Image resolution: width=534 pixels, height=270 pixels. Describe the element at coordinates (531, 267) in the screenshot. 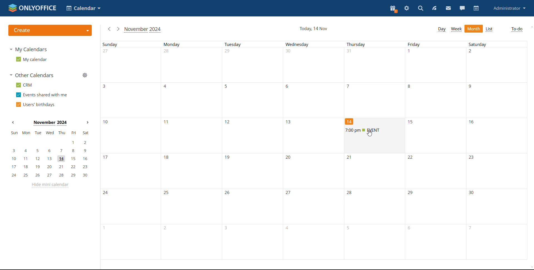

I see `scroll down` at that location.